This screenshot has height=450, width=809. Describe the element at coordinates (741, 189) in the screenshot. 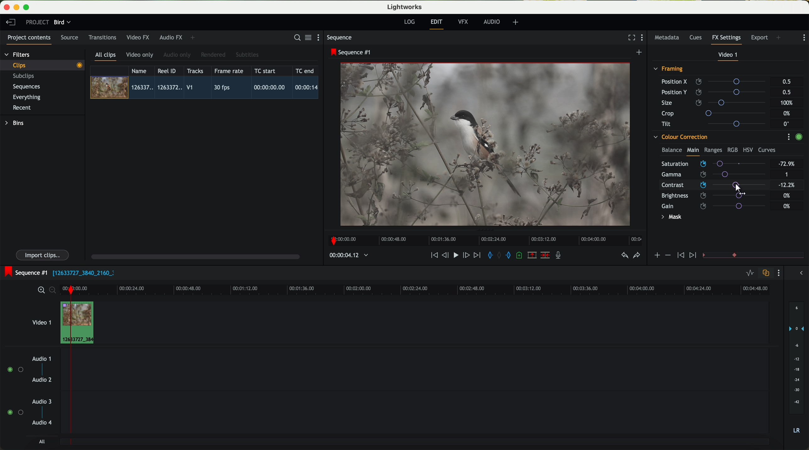

I see `drag to` at that location.